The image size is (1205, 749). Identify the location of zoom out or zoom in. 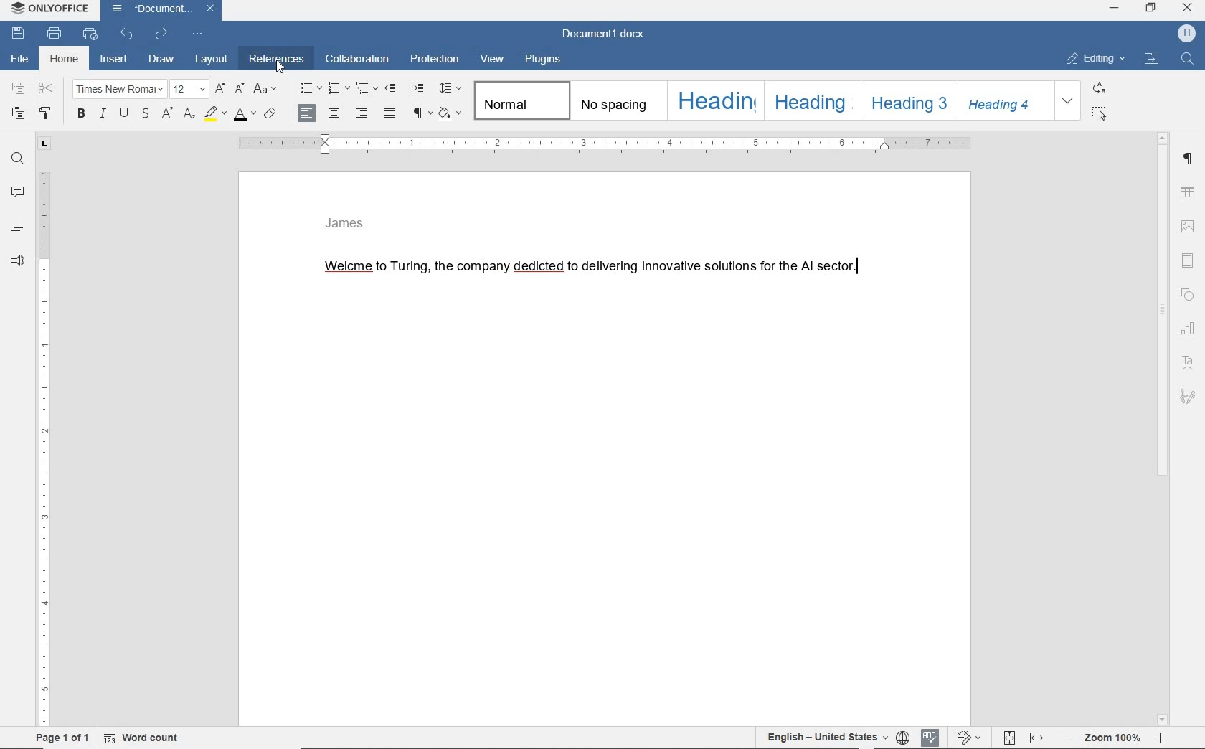
(1113, 738).